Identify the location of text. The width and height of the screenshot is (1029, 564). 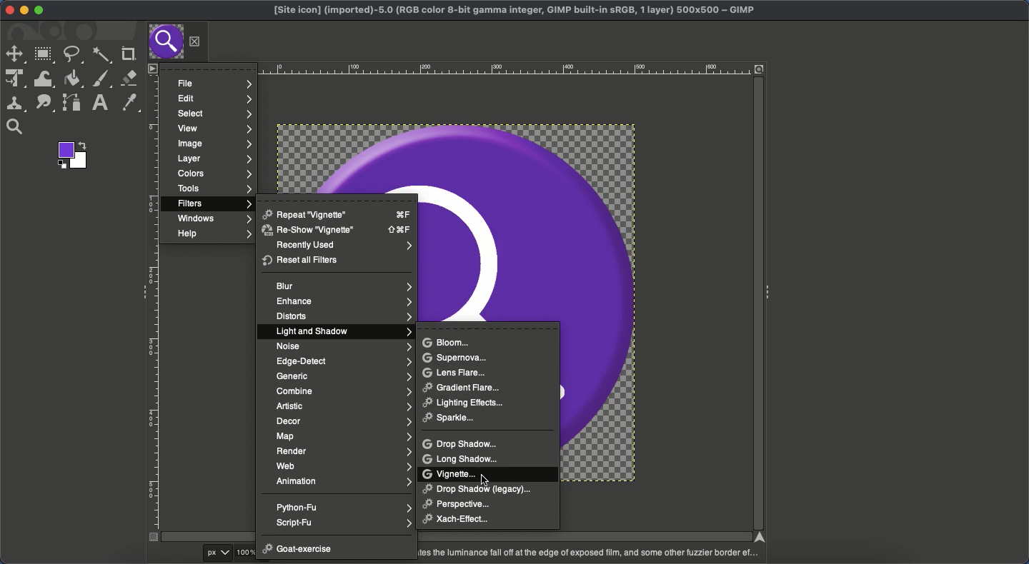
(587, 553).